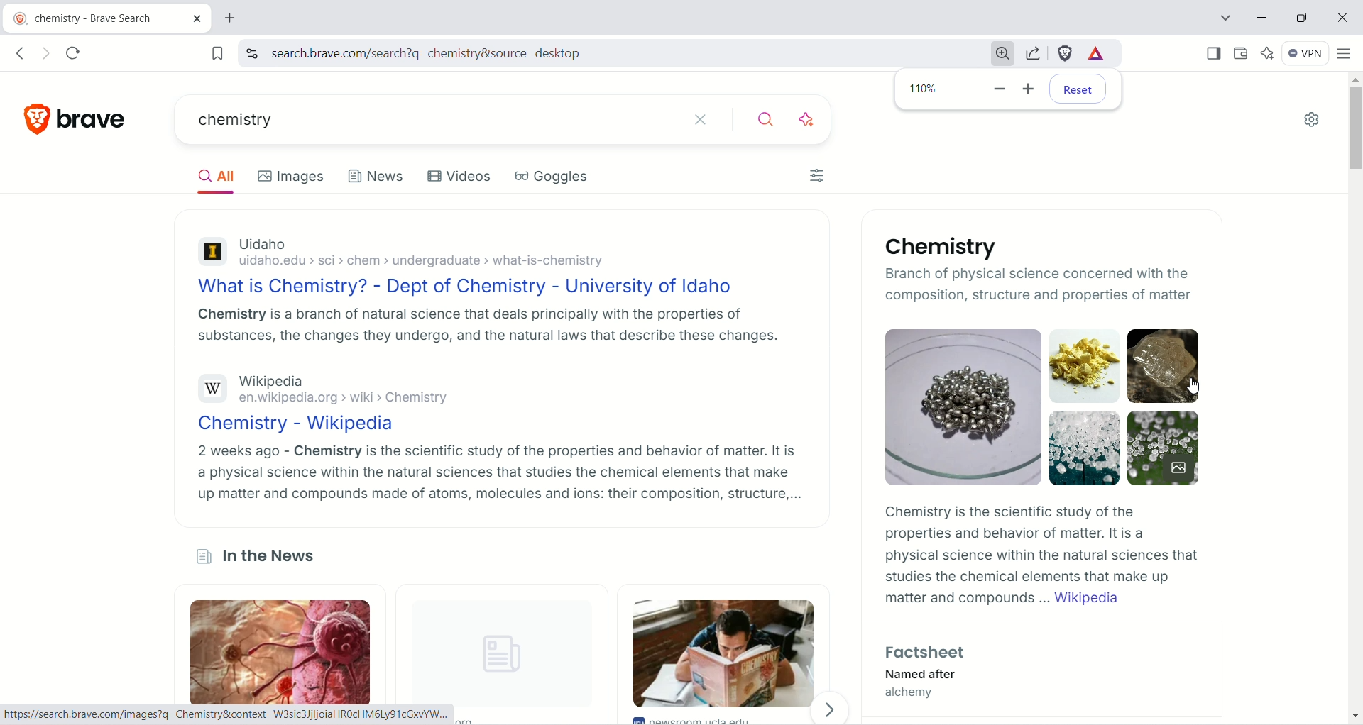 The image size is (1363, 725). I want to click on Chemistry - Website, so click(297, 421).